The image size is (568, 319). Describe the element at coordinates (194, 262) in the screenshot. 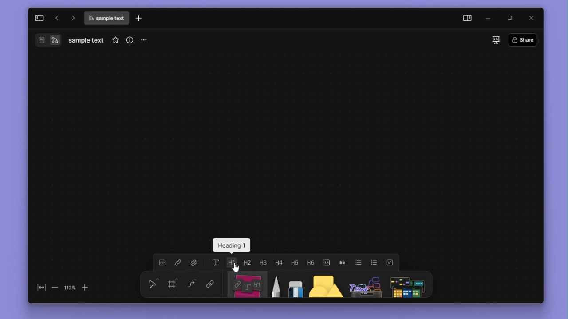

I see `file` at that location.